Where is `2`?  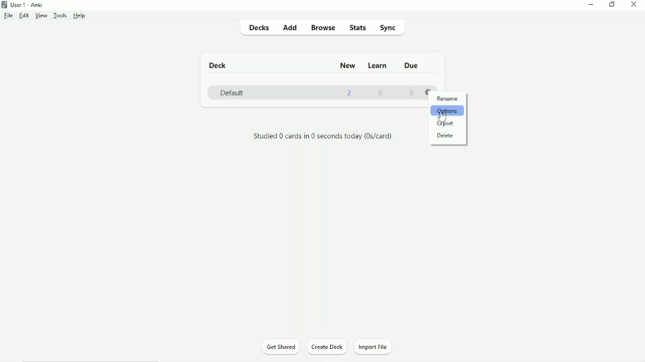
2 is located at coordinates (350, 93).